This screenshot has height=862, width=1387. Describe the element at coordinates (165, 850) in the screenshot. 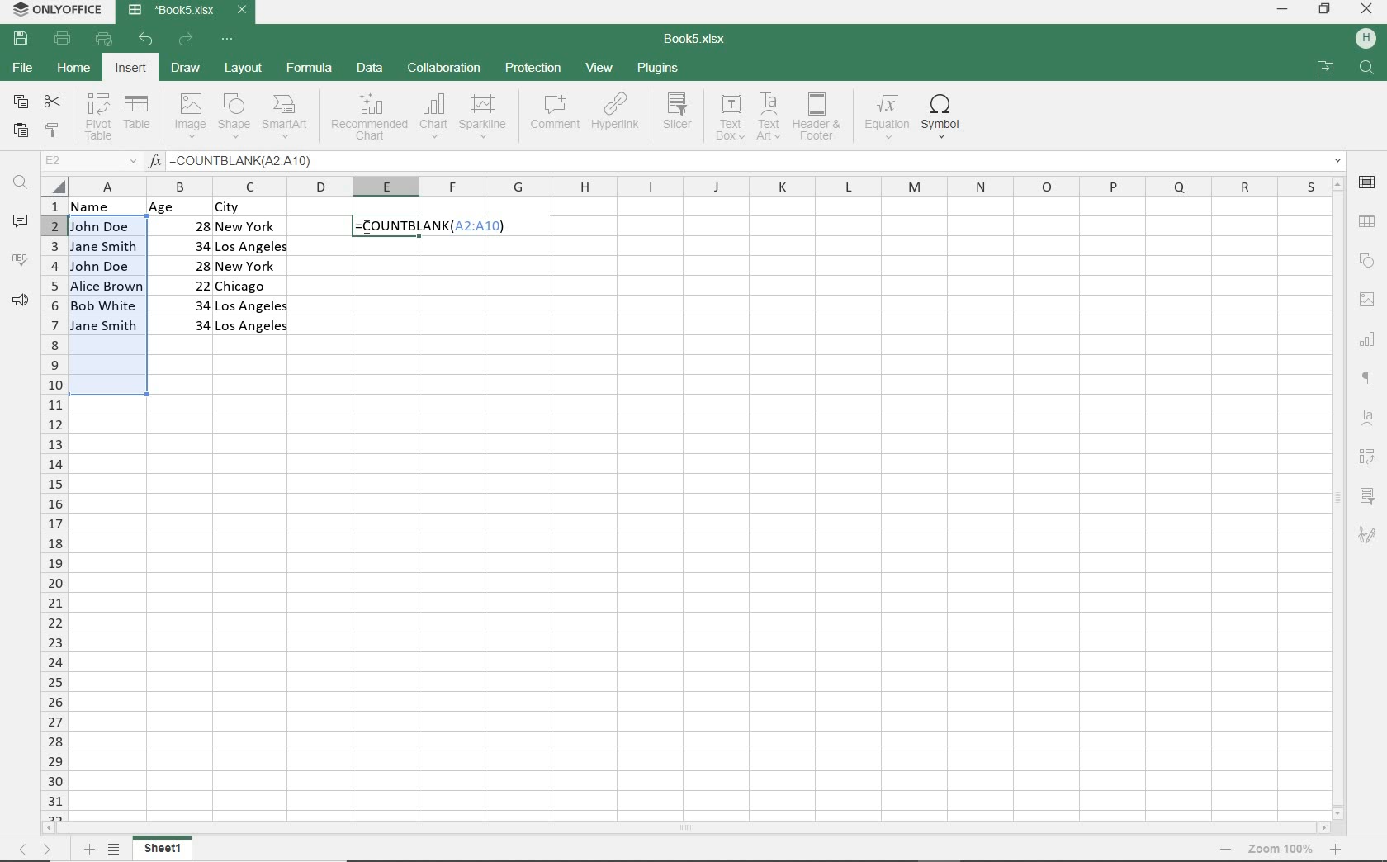

I see `SHEET NAME` at that location.